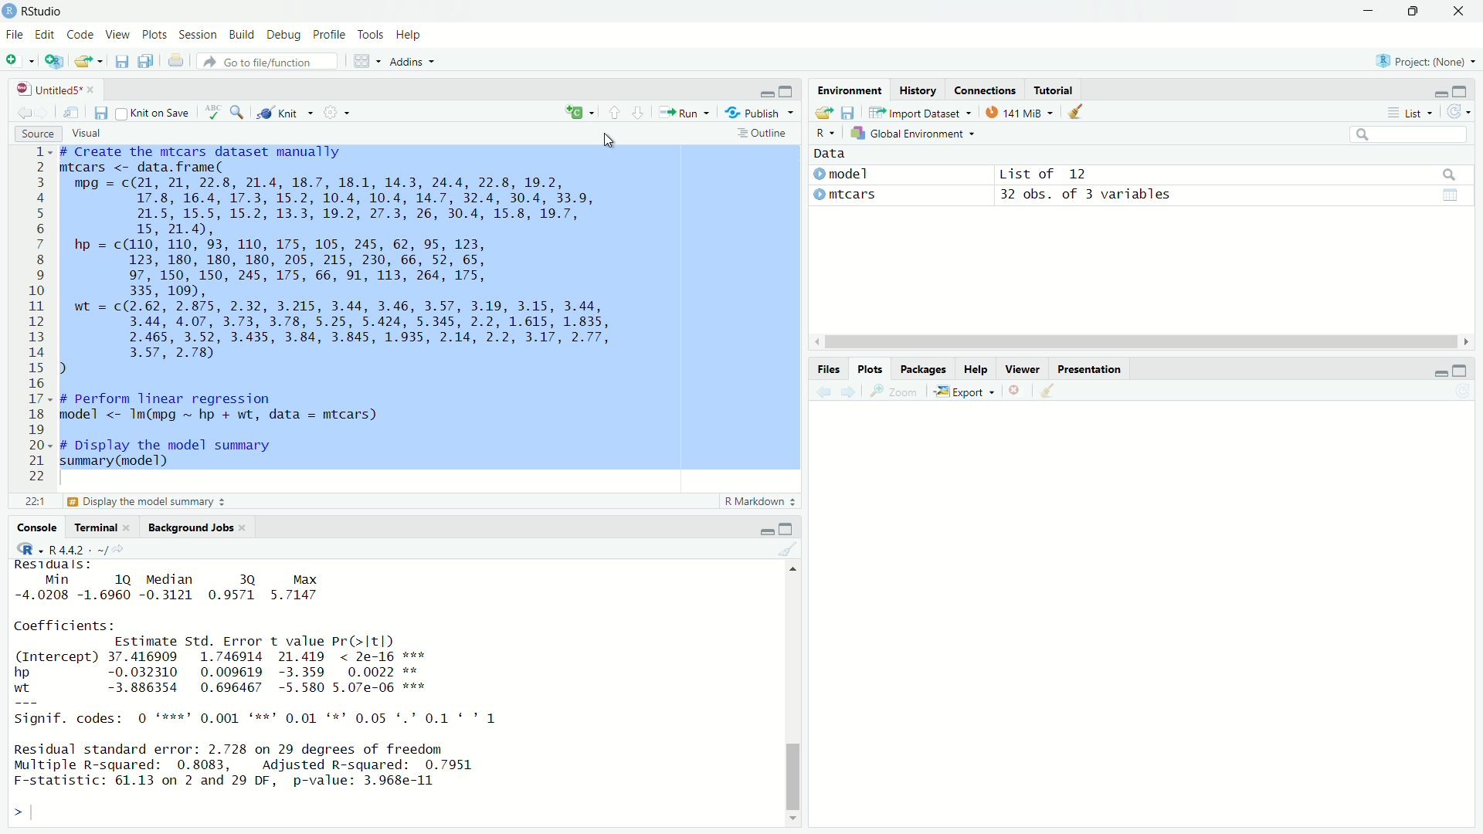 This screenshot has height=834, width=1483. What do you see at coordinates (1450, 176) in the screenshot?
I see `search` at bounding box center [1450, 176].